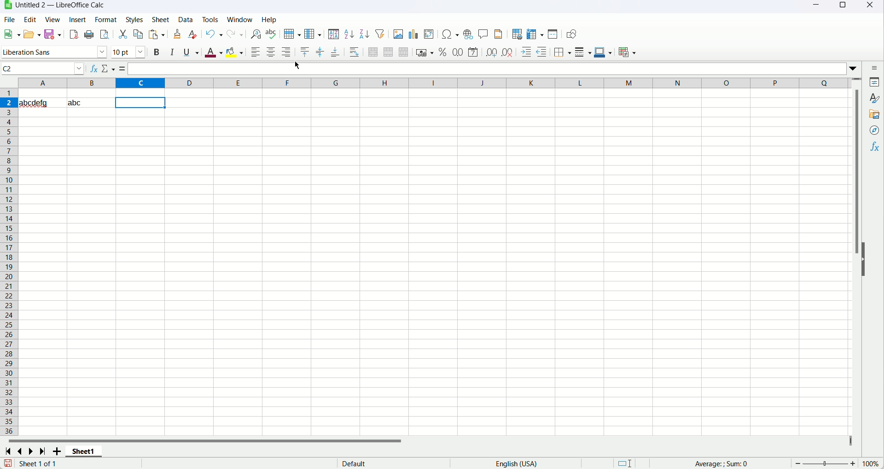 This screenshot has width=884, height=469. What do you see at coordinates (129, 52) in the screenshot?
I see `font size` at bounding box center [129, 52].